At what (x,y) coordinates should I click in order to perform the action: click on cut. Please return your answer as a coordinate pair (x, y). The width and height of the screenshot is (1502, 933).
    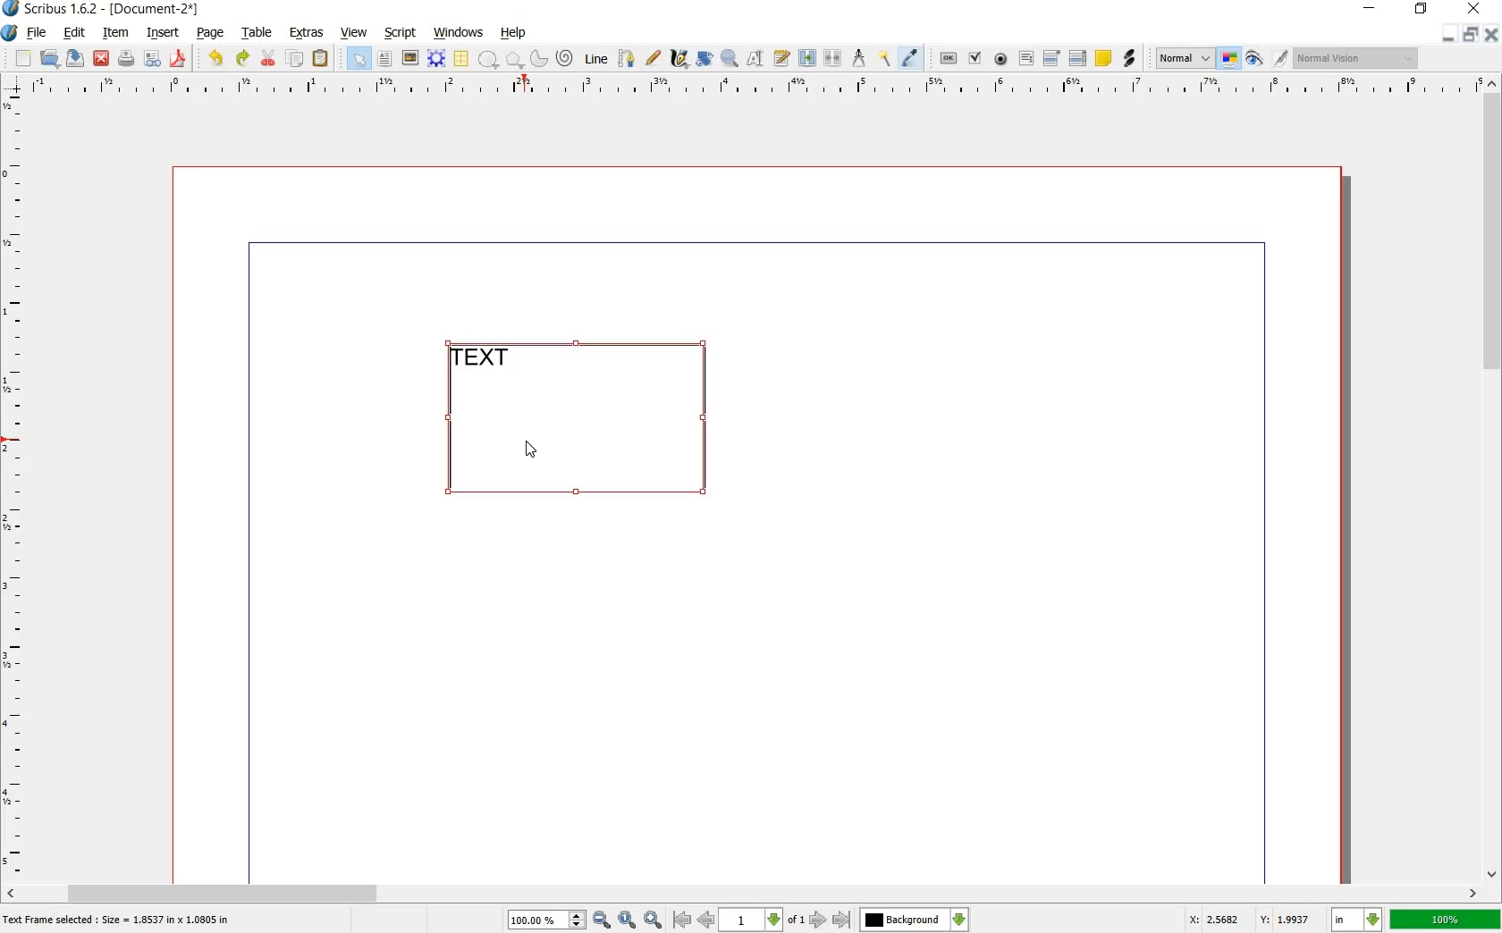
    Looking at the image, I should click on (269, 59).